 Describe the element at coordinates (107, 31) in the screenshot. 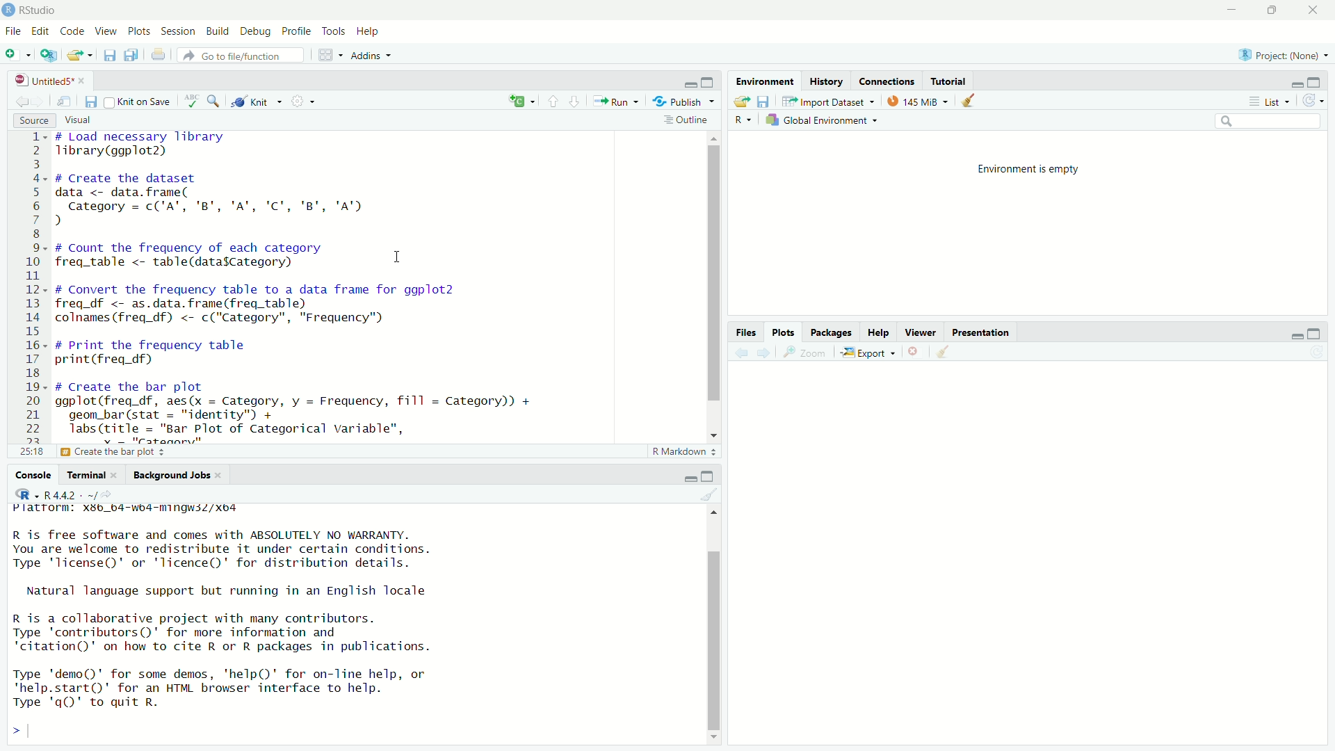

I see `view` at that location.